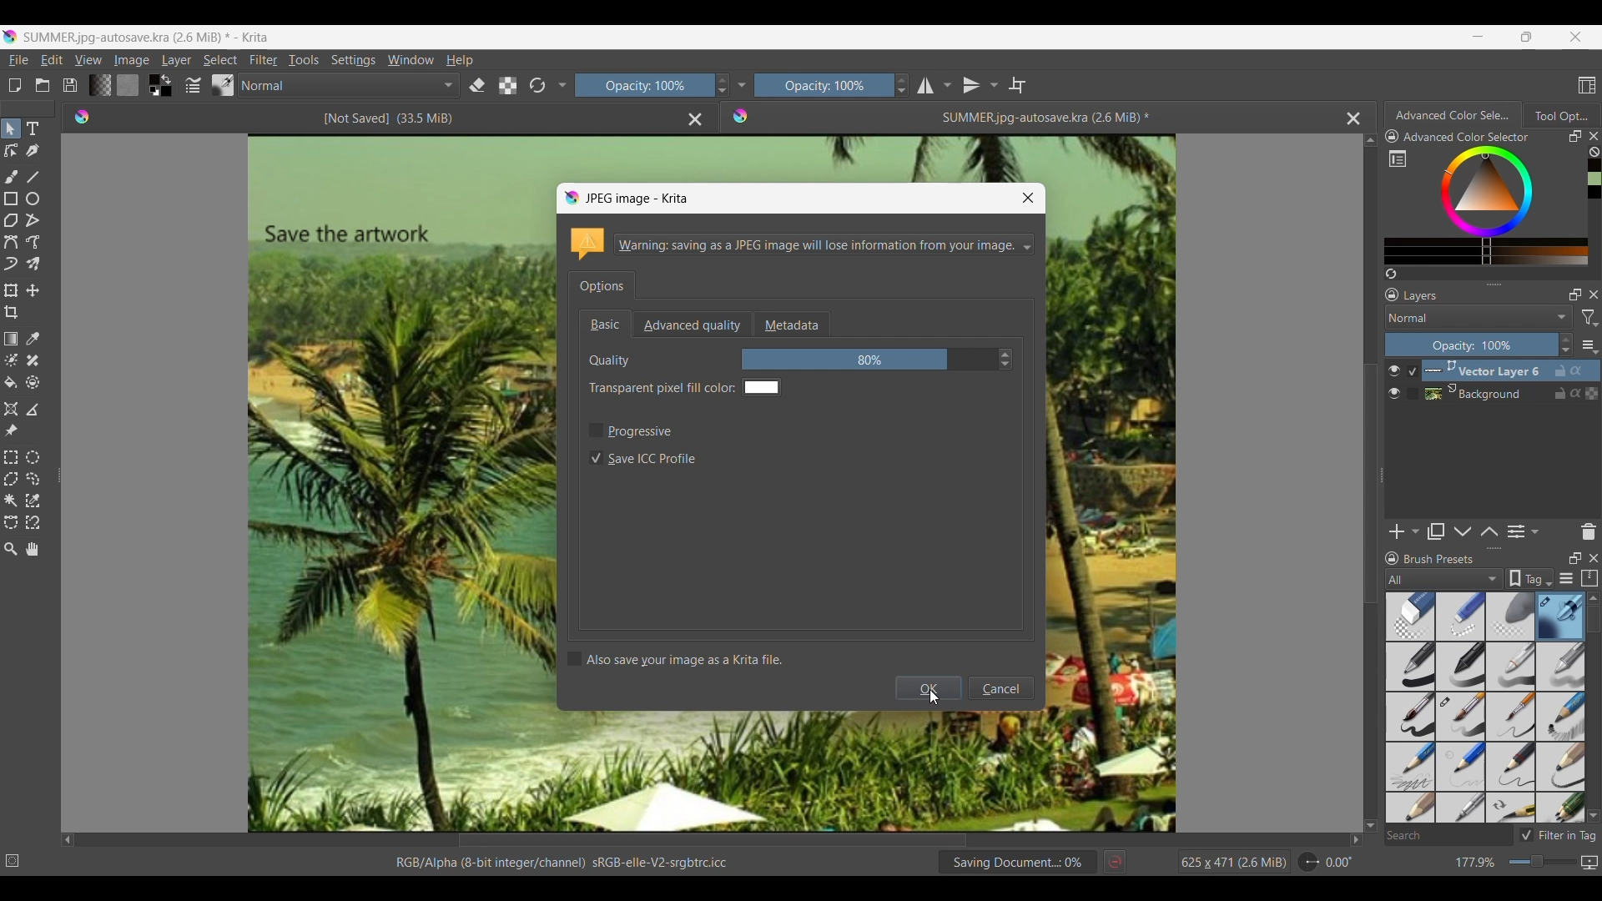  I want to click on Add new layer, so click(1404, 531).